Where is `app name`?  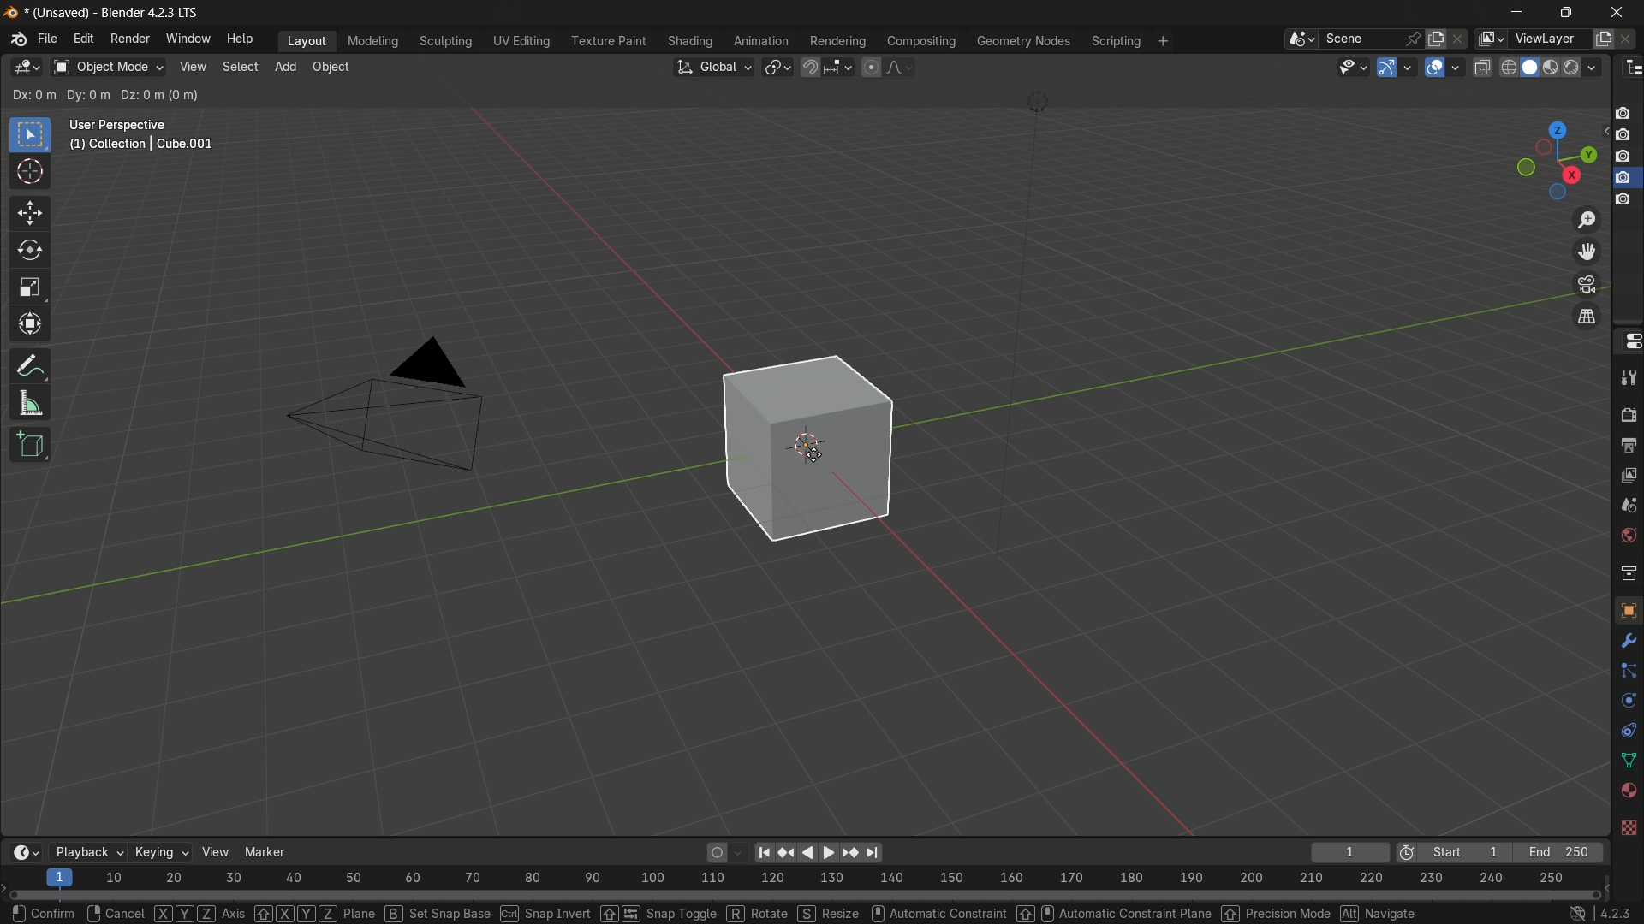
app name is located at coordinates (151, 15).